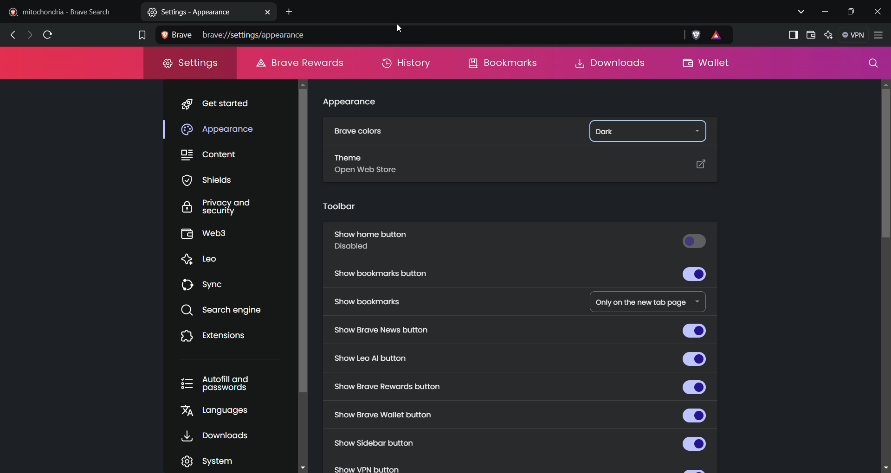 Image resolution: width=891 pixels, height=473 pixels. What do you see at coordinates (394, 31) in the screenshot?
I see `cursor` at bounding box center [394, 31].